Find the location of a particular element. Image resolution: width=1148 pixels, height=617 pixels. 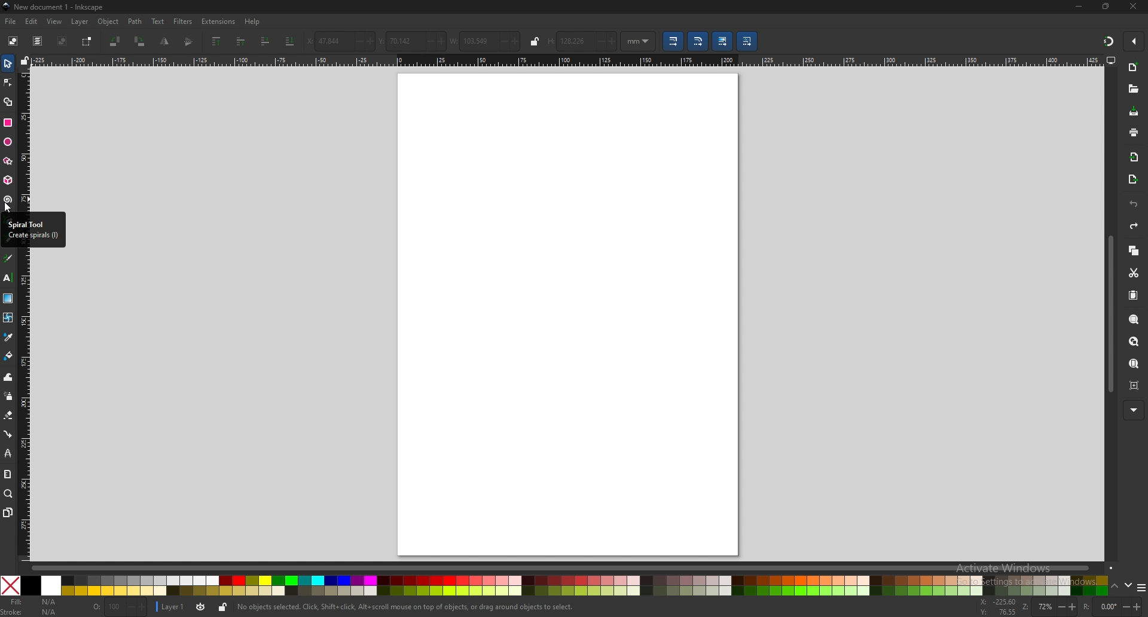

calligraphy is located at coordinates (9, 258).